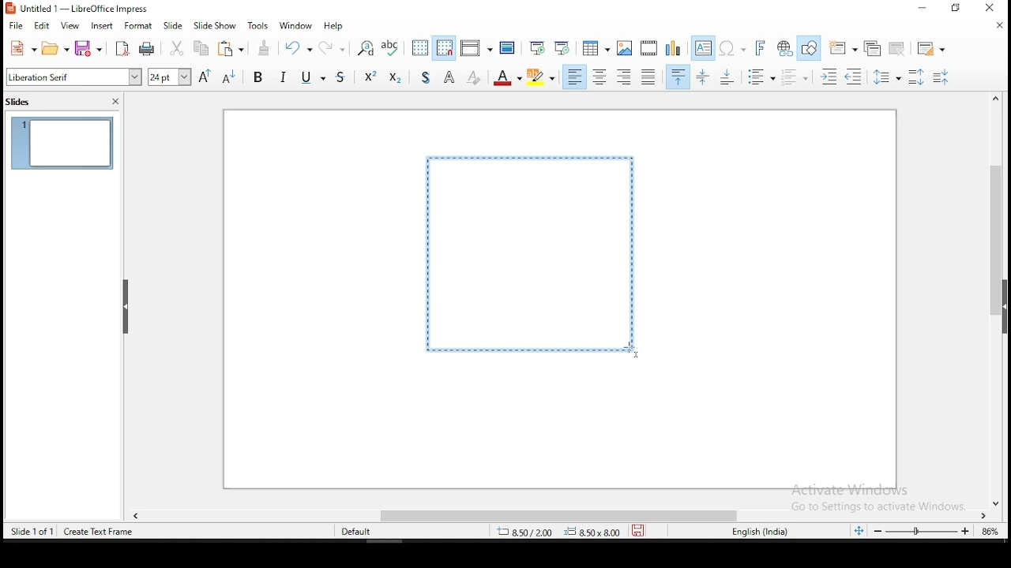  Describe the element at coordinates (921, 9) in the screenshot. I see `minimize` at that location.